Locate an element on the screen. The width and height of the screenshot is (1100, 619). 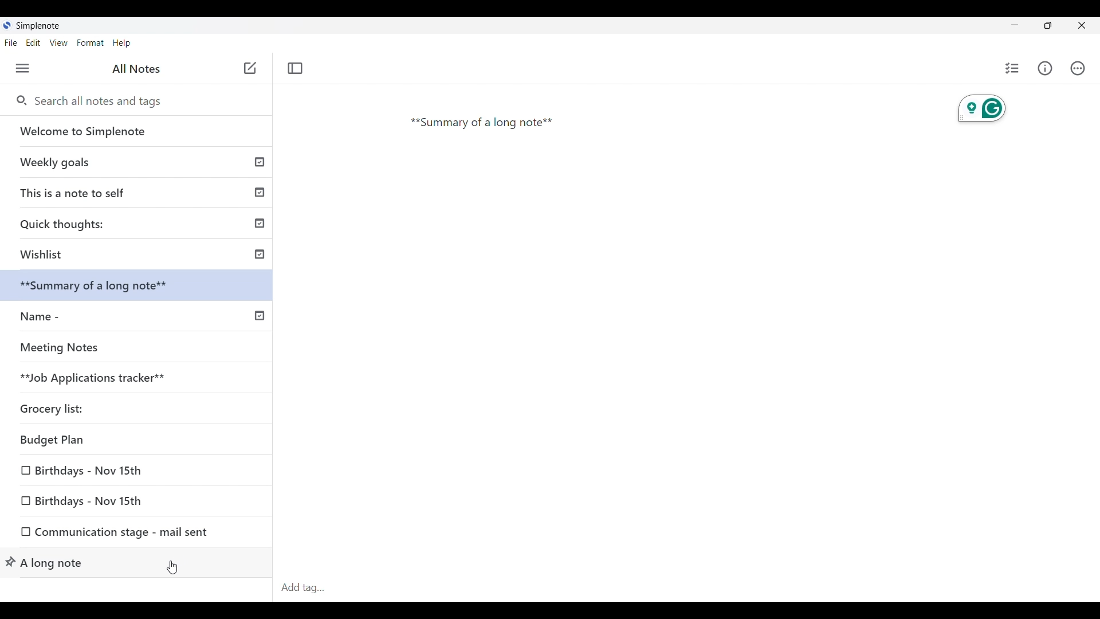
Communication stage - mail sent is located at coordinates (136, 534).